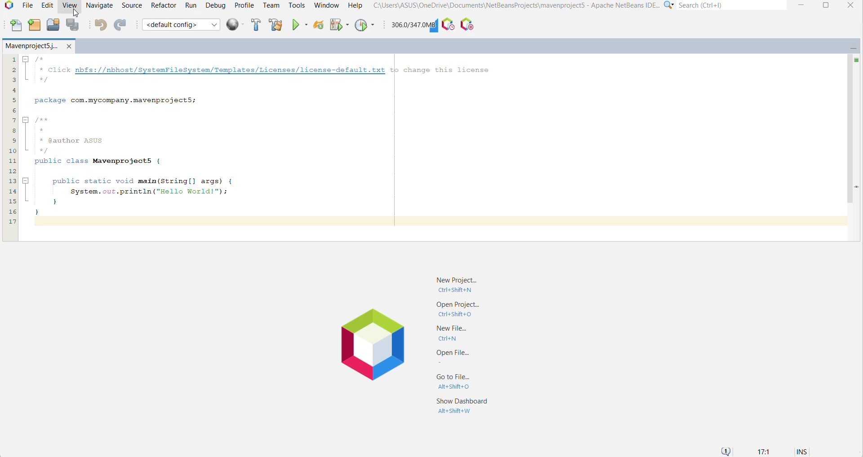 The image size is (863, 457). I want to click on close, so click(850, 6).